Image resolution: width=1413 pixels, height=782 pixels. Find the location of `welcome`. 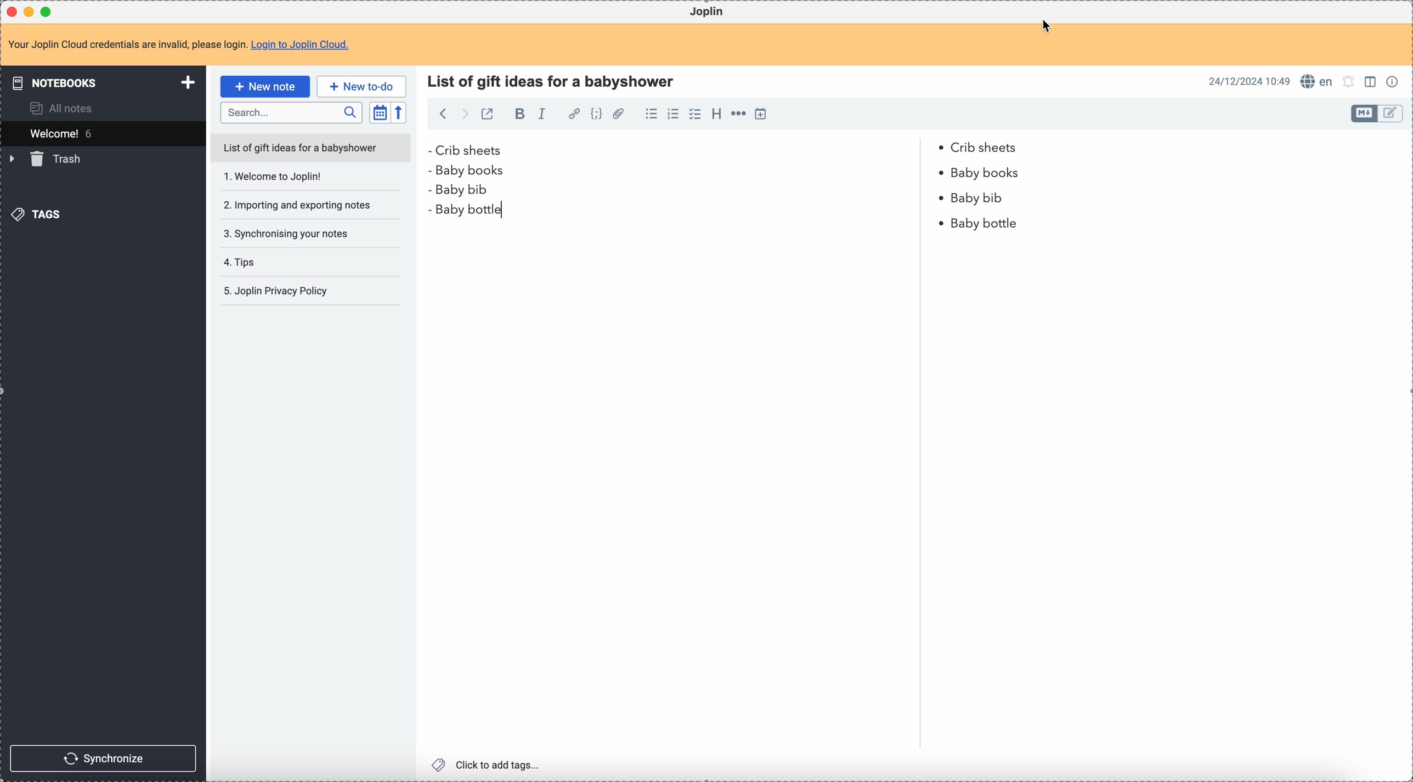

welcome is located at coordinates (103, 133).